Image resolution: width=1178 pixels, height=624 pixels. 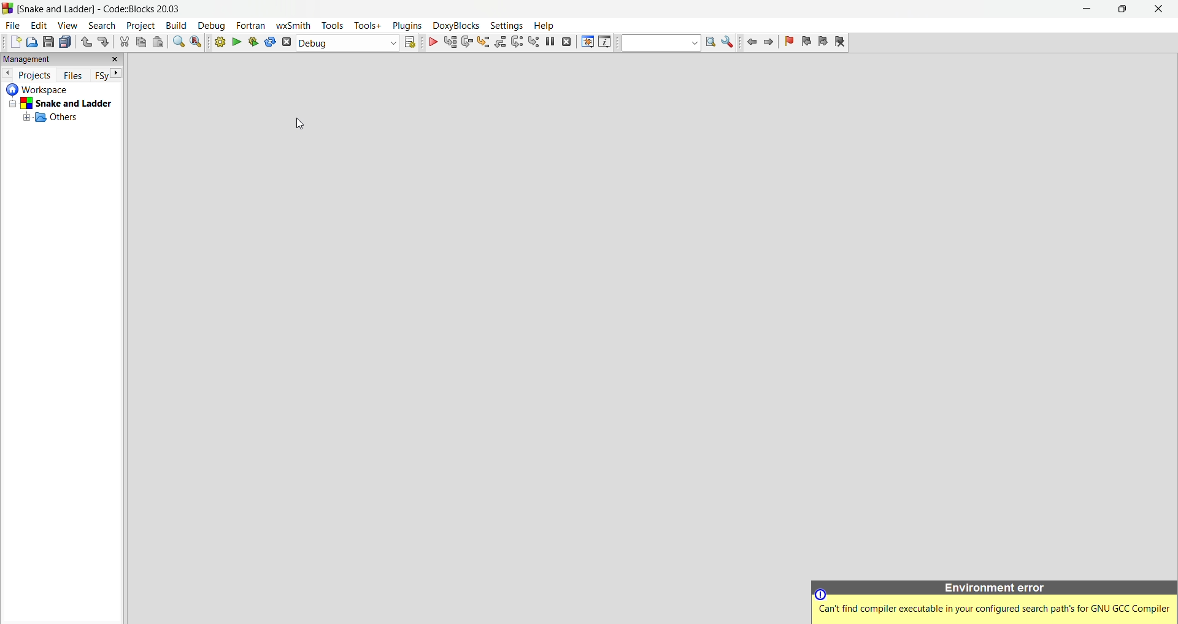 I want to click on cut, so click(x=124, y=42).